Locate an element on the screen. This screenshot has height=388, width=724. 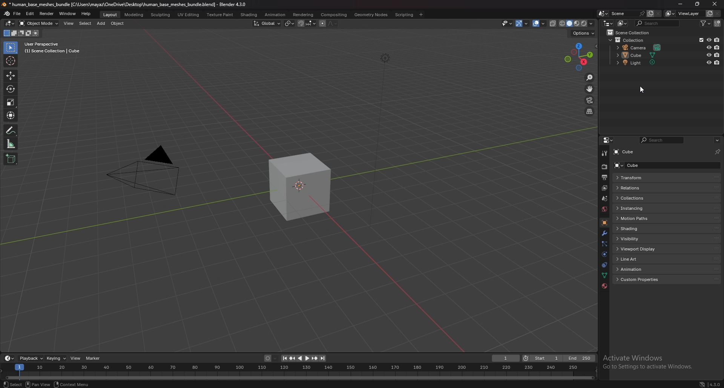
light is located at coordinates (642, 62).